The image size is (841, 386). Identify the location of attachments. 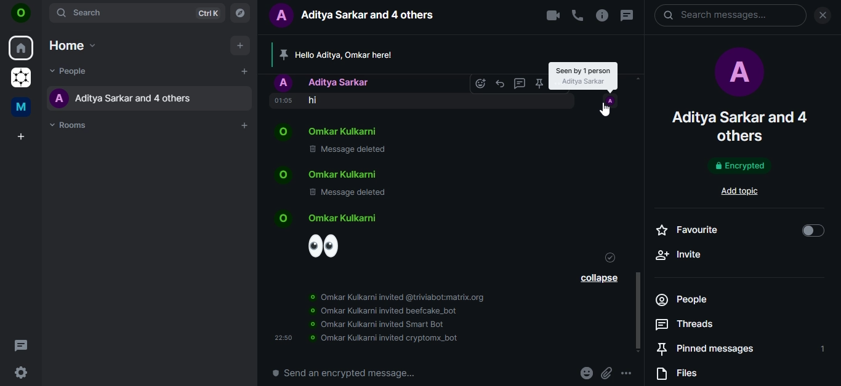
(609, 373).